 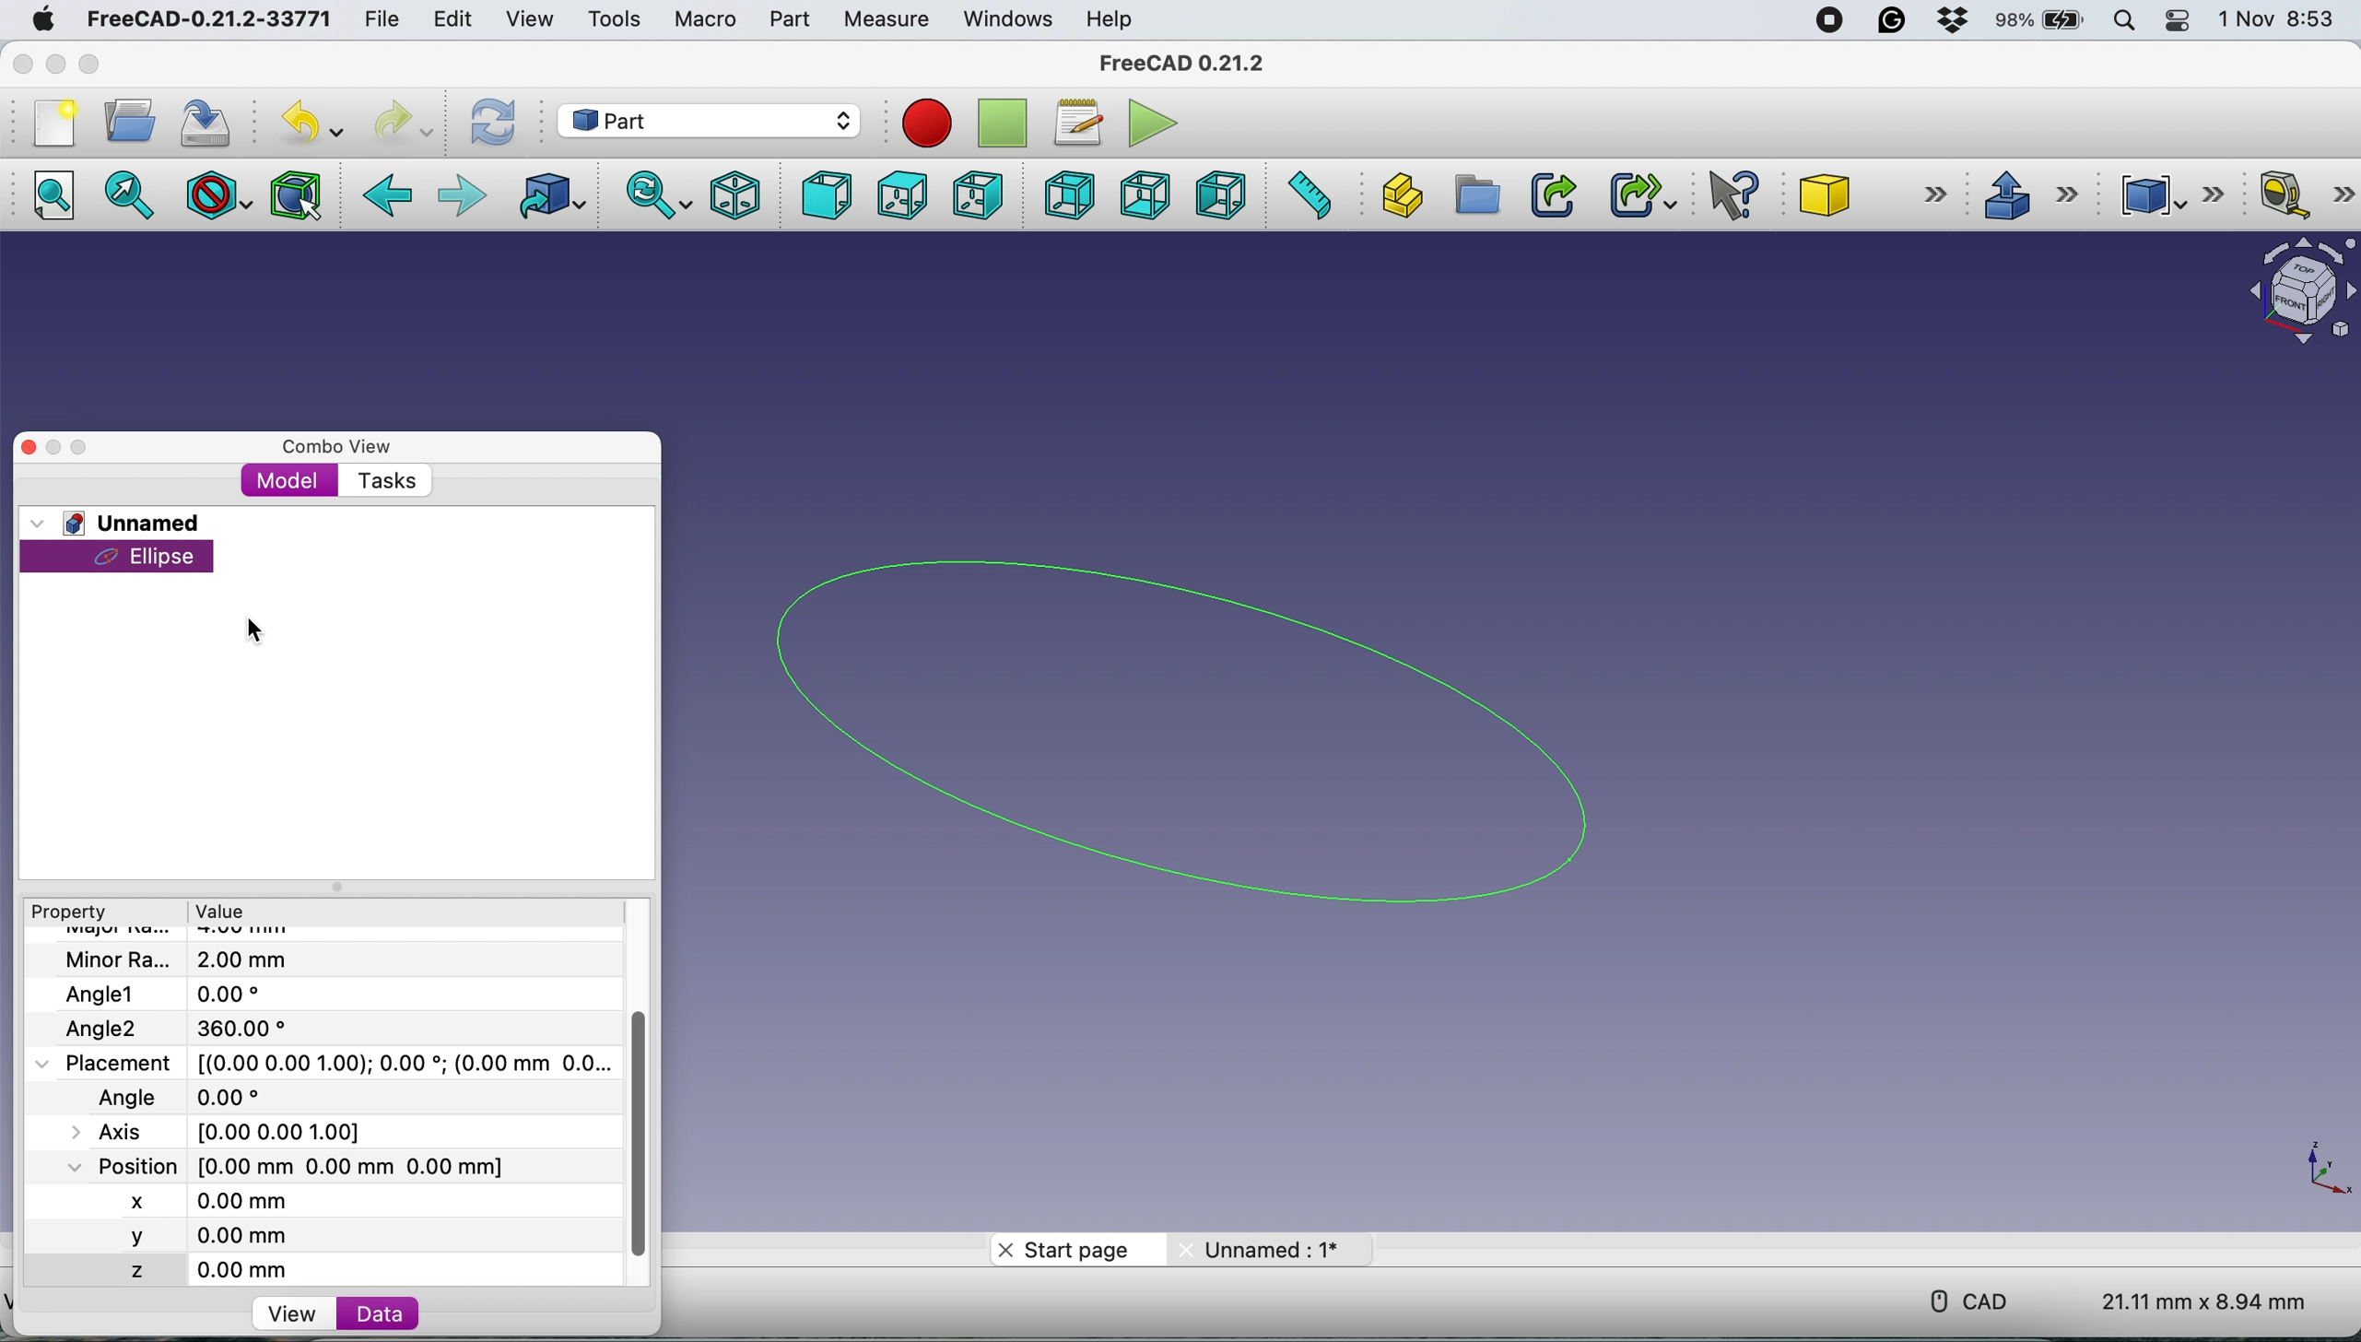 What do you see at coordinates (527, 18) in the screenshot?
I see `view` at bounding box center [527, 18].